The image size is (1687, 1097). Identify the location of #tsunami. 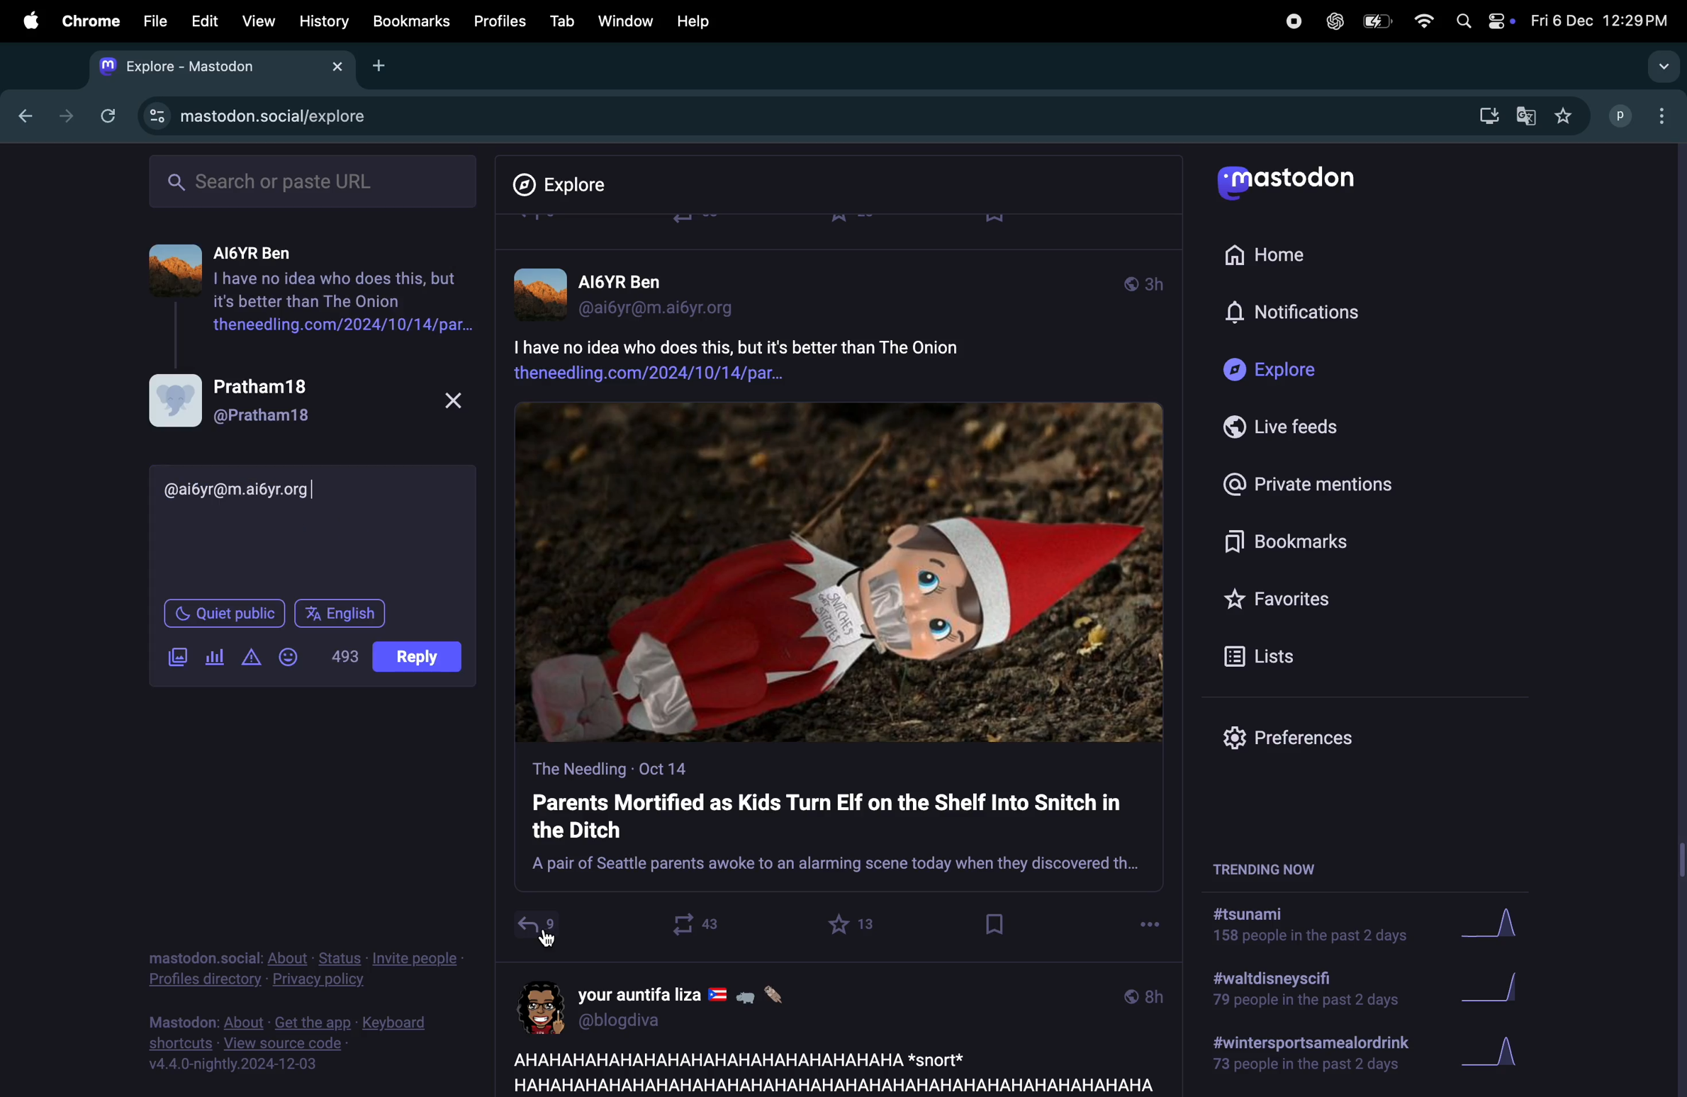
(1318, 928).